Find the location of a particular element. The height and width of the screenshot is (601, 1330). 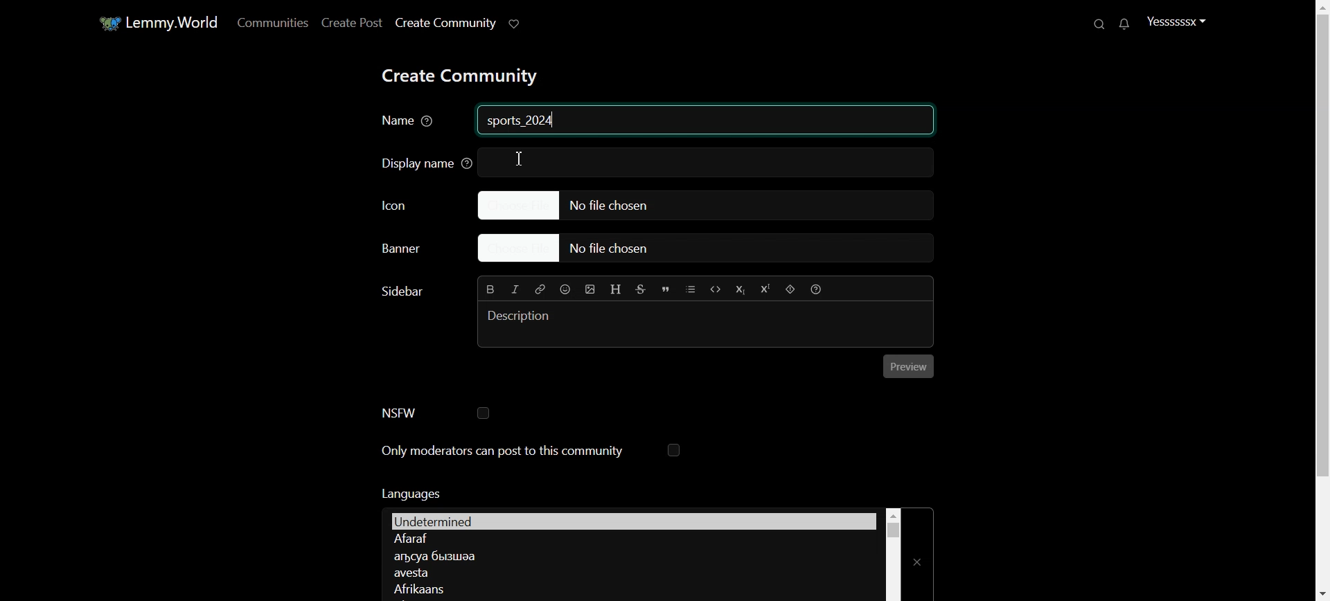

Choose file is located at coordinates (707, 249).